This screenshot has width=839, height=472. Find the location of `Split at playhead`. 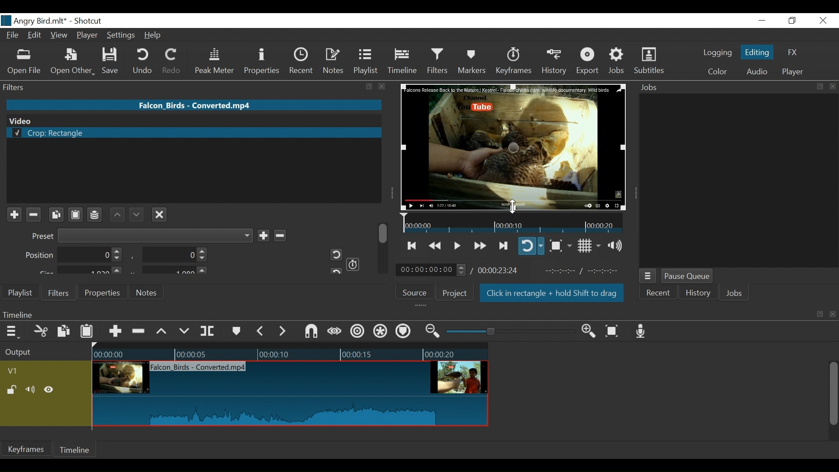

Split at playhead is located at coordinates (208, 331).